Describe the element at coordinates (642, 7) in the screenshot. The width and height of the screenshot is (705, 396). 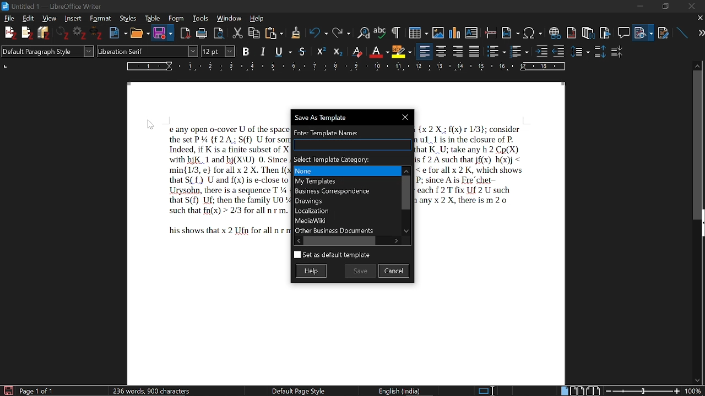
I see `minimize` at that location.